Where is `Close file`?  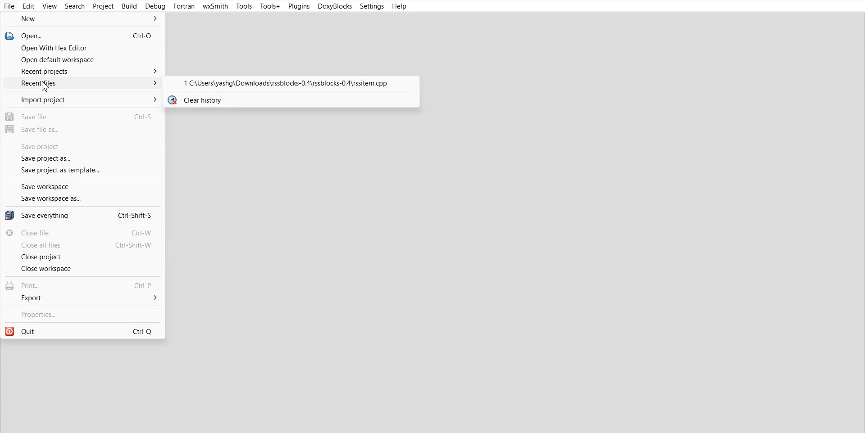
Close file is located at coordinates (83, 232).